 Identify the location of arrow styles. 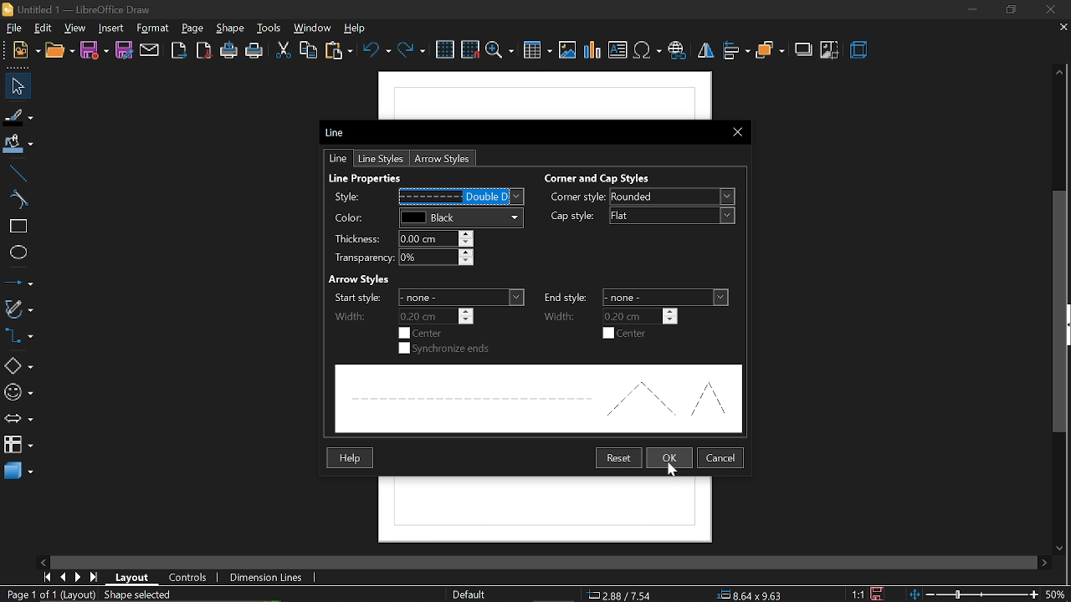
(441, 159).